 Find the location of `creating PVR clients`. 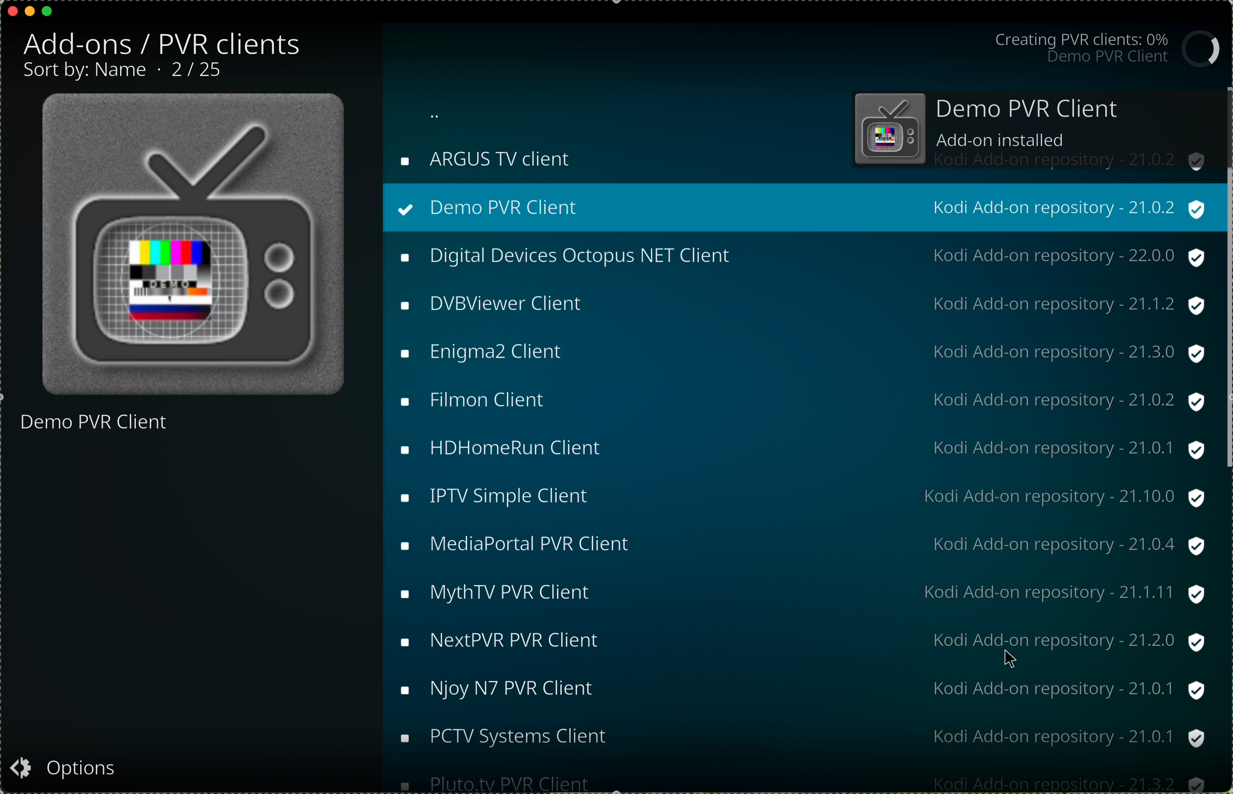

creating PVR clients is located at coordinates (1112, 48).